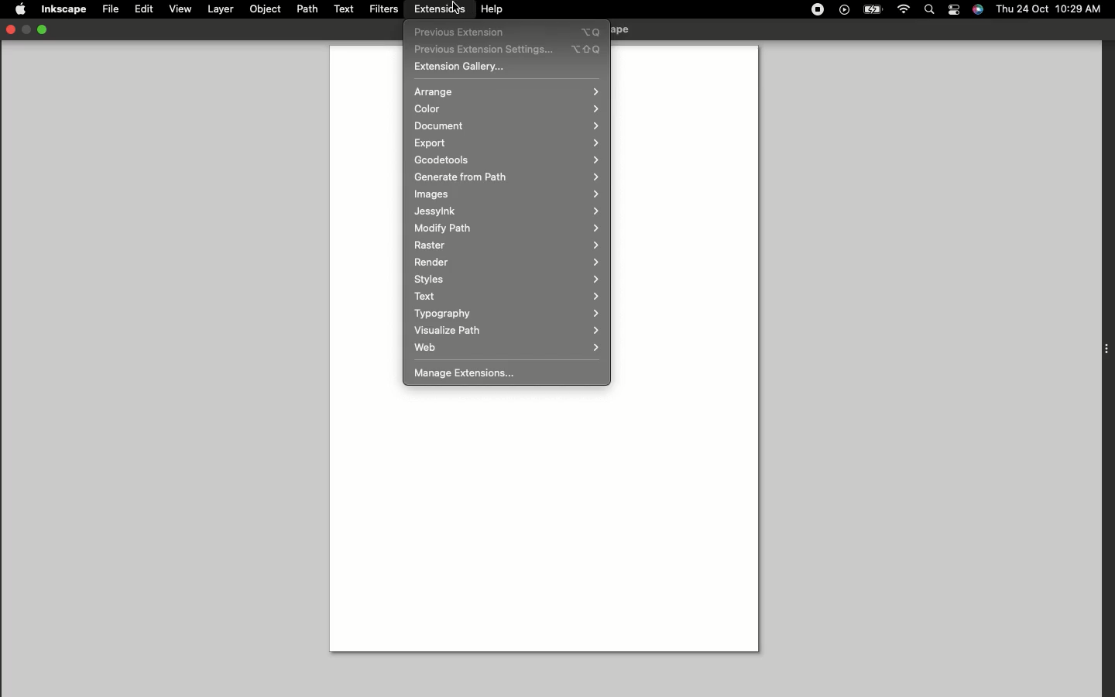 The width and height of the screenshot is (1115, 697). I want to click on Jessylnk, so click(506, 213).